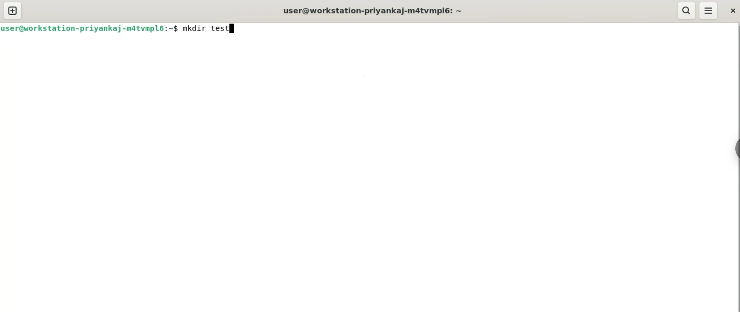 The image size is (740, 312). I want to click on mkdir test, so click(210, 28).